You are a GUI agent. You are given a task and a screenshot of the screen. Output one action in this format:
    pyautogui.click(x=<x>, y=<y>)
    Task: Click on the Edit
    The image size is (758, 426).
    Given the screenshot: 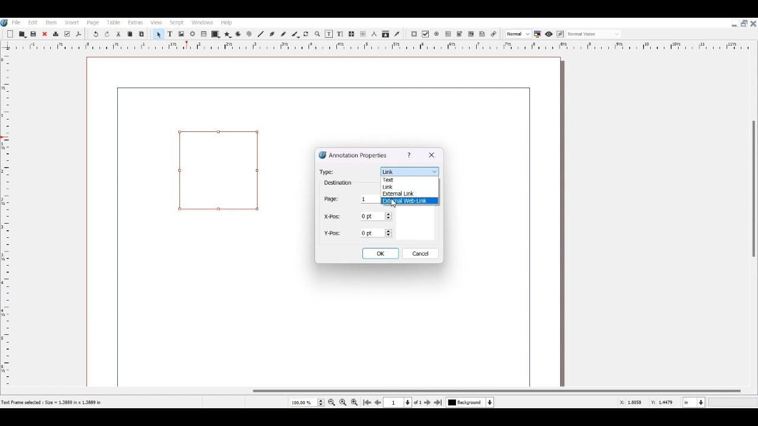 What is the action you would take?
    pyautogui.click(x=32, y=22)
    